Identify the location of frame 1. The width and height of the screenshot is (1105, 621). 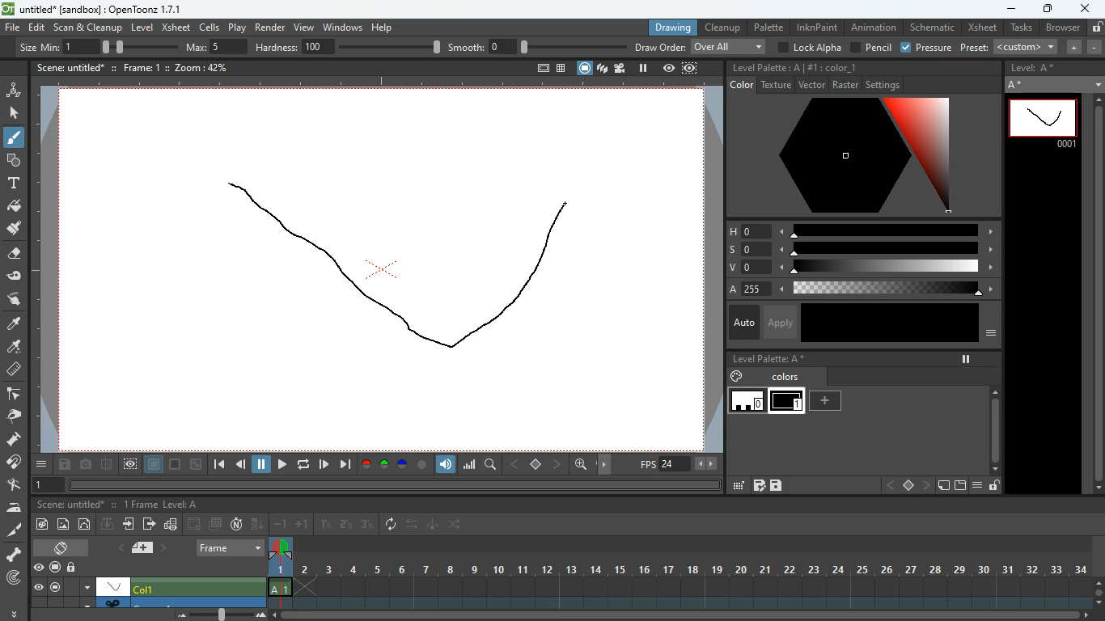
(787, 403).